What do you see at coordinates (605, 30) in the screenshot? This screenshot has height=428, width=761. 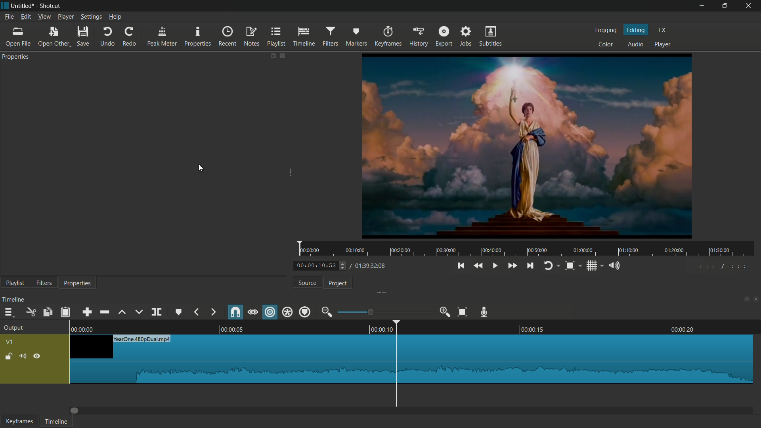 I see `logging` at bounding box center [605, 30].